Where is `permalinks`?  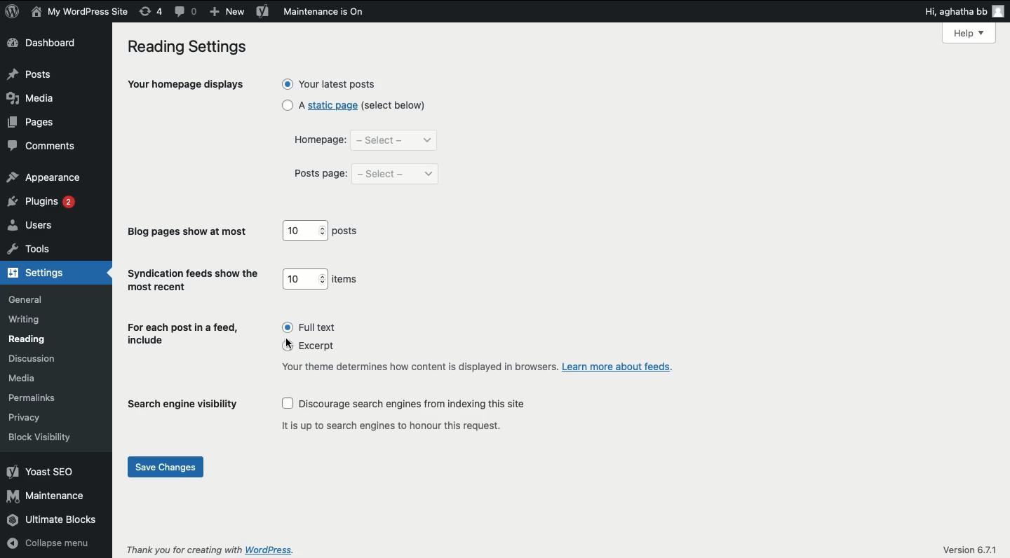 permalinks is located at coordinates (30, 399).